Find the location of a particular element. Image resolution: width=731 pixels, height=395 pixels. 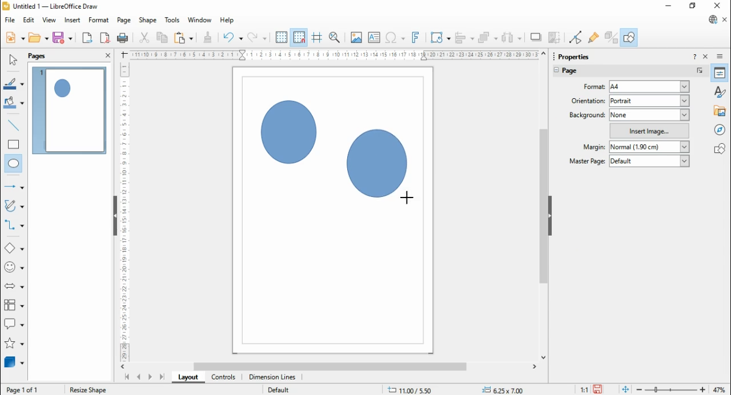

export directly as PDF is located at coordinates (105, 38).